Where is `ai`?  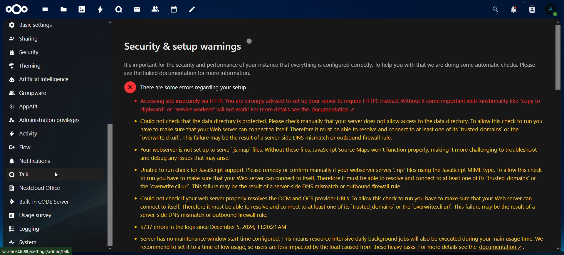 ai is located at coordinates (42, 80).